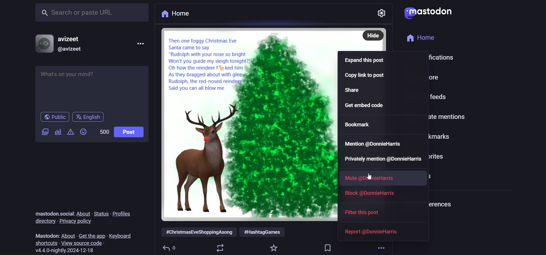 This screenshot has width=546, height=255. What do you see at coordinates (54, 117) in the screenshot?
I see `public` at bounding box center [54, 117].